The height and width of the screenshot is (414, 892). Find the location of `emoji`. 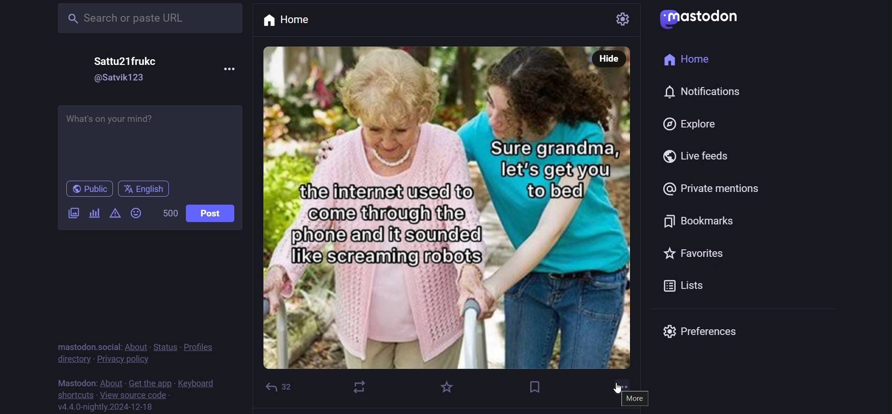

emoji is located at coordinates (135, 212).